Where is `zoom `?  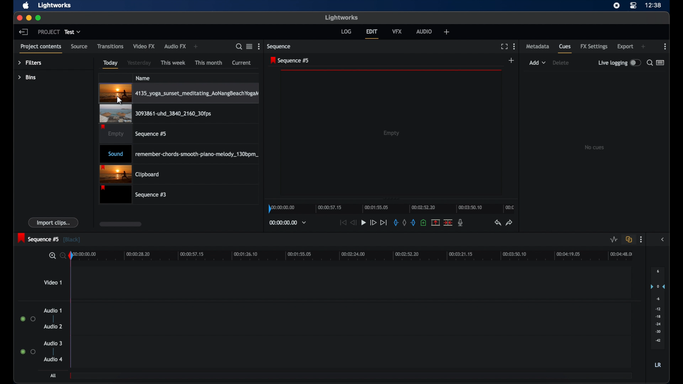
zoom  is located at coordinates (55, 255).